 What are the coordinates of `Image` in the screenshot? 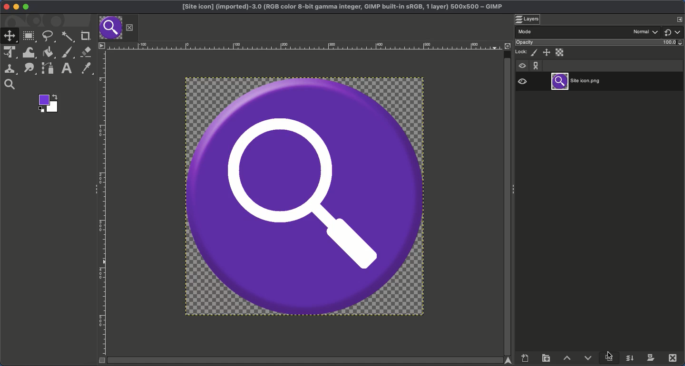 It's located at (306, 197).